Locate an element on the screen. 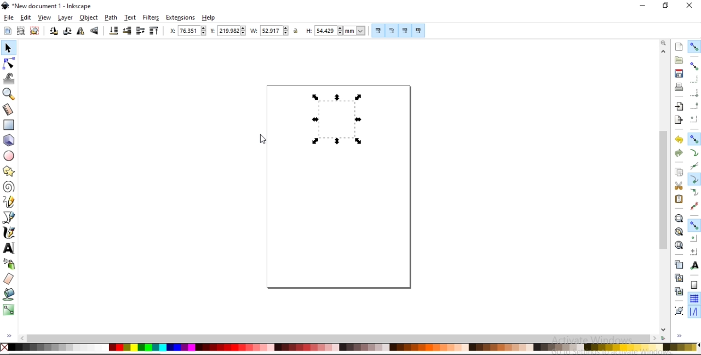  snap bounding boxes is located at coordinates (694, 65).